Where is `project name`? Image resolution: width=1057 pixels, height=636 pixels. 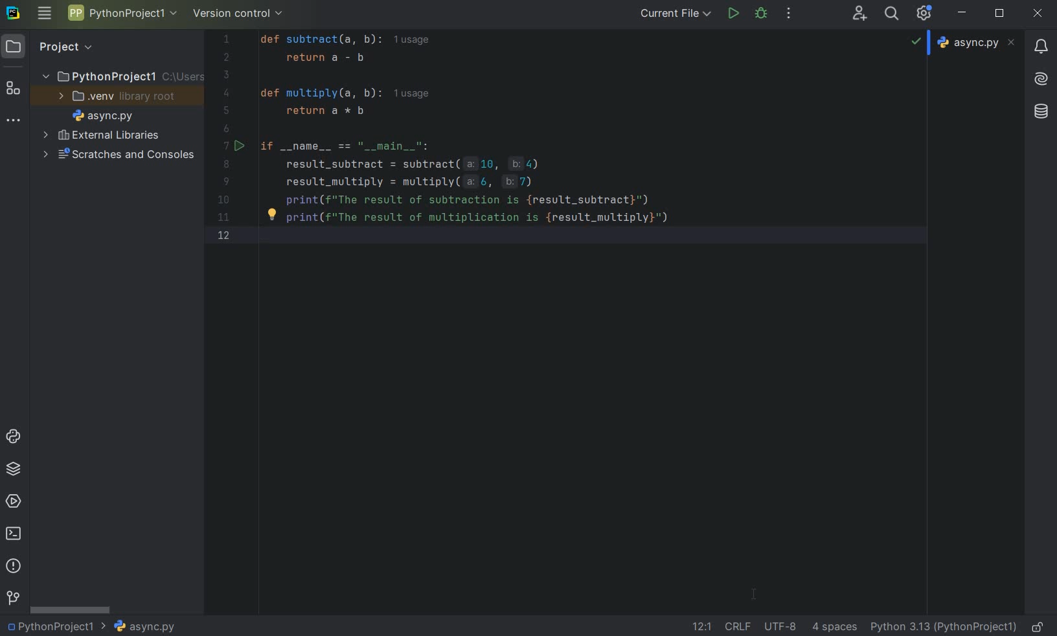
project name is located at coordinates (123, 77).